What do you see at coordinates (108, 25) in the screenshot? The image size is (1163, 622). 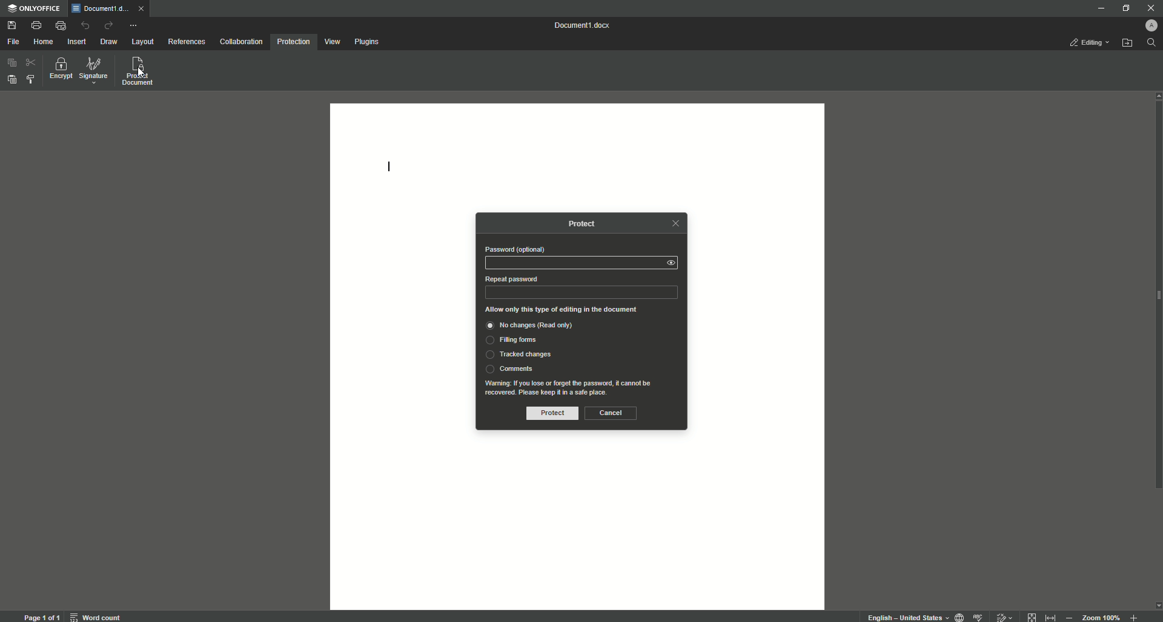 I see `Redo` at bounding box center [108, 25].